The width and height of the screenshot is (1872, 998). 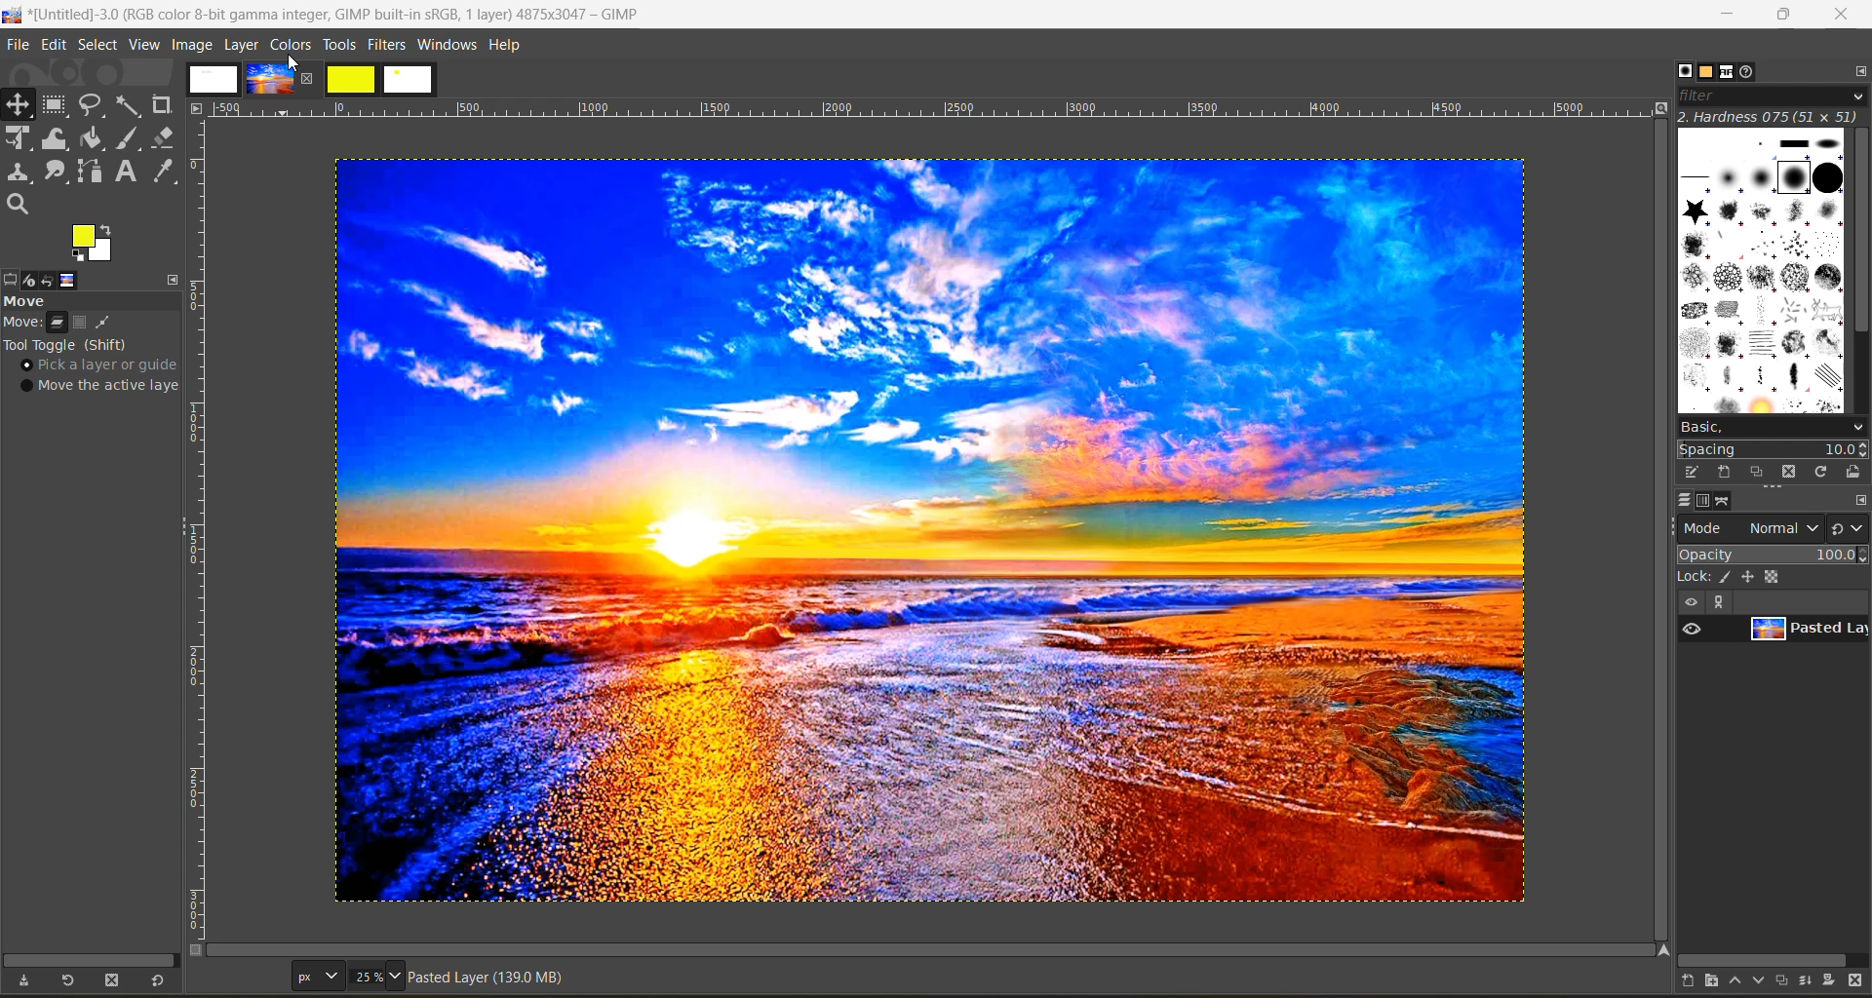 What do you see at coordinates (1759, 473) in the screenshot?
I see `duplicate brush` at bounding box center [1759, 473].